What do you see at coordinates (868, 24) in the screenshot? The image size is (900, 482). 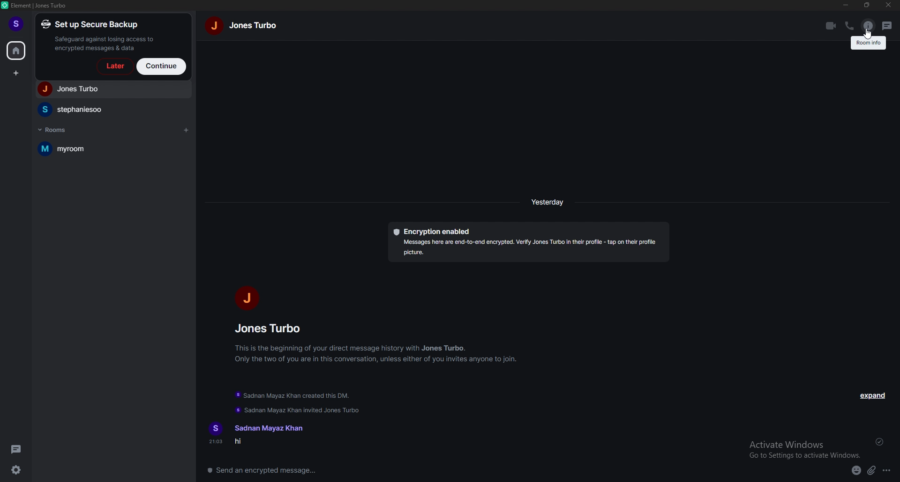 I see `room info` at bounding box center [868, 24].